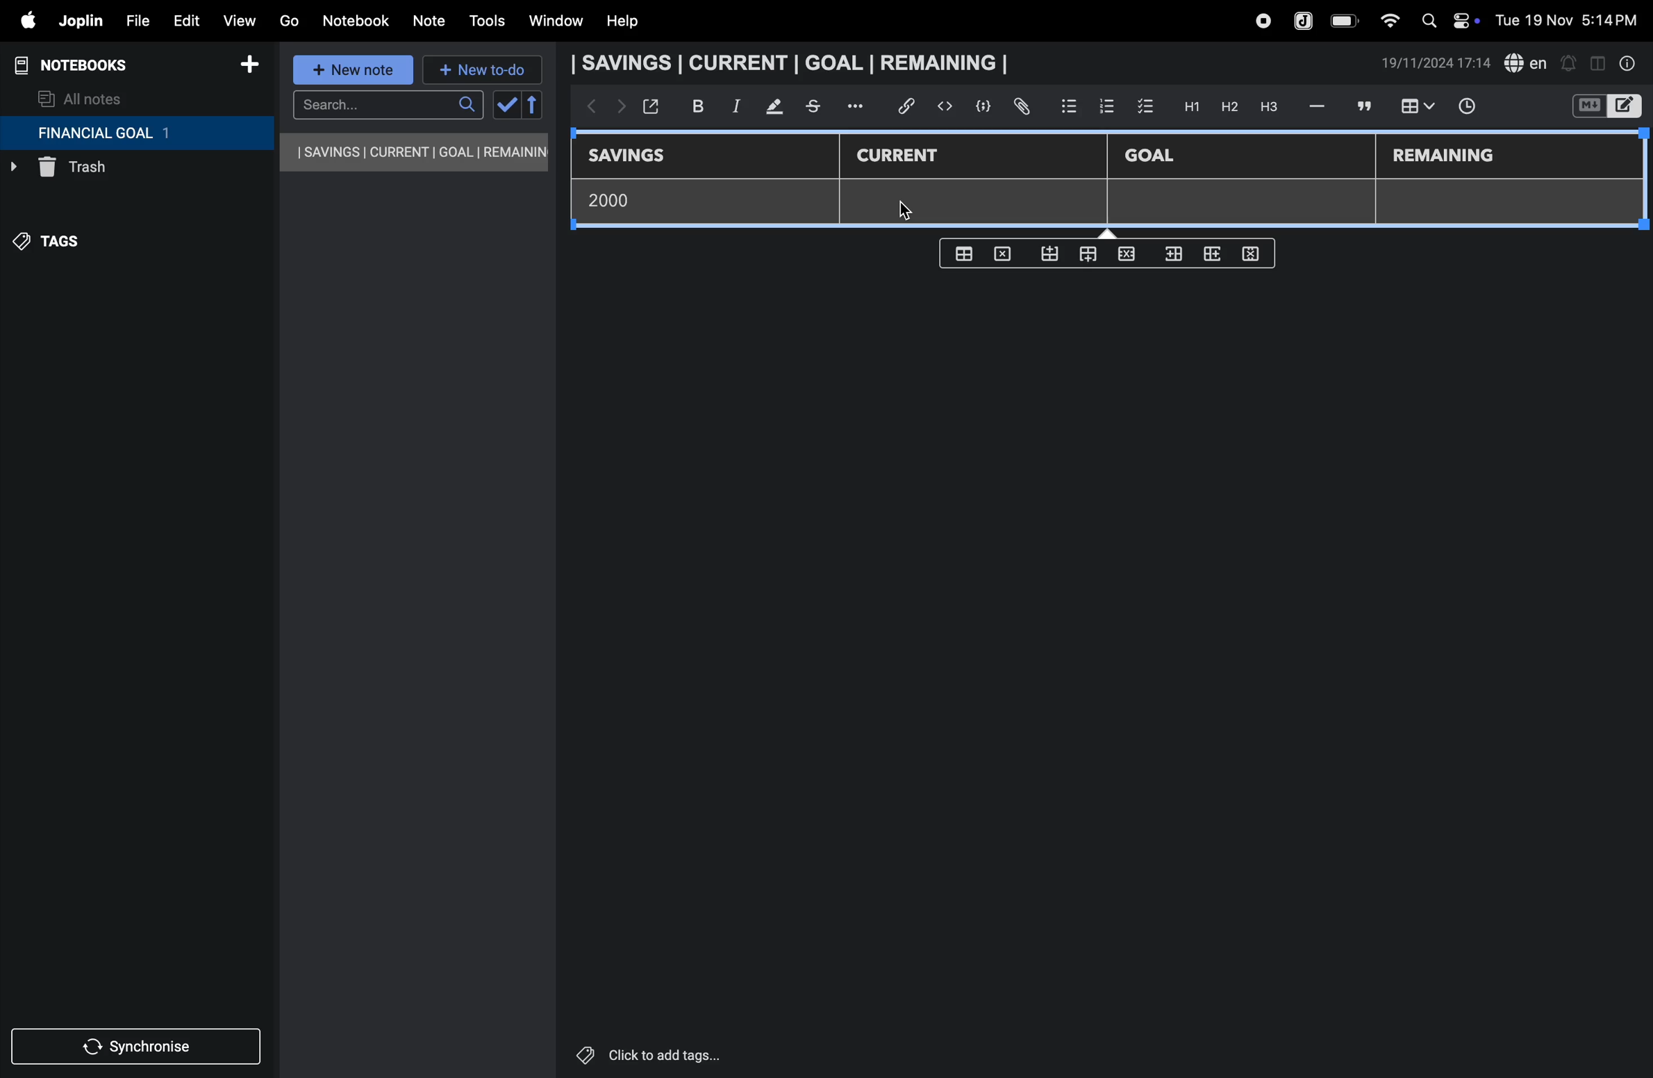  What do you see at coordinates (21, 20) in the screenshot?
I see `apple menu` at bounding box center [21, 20].